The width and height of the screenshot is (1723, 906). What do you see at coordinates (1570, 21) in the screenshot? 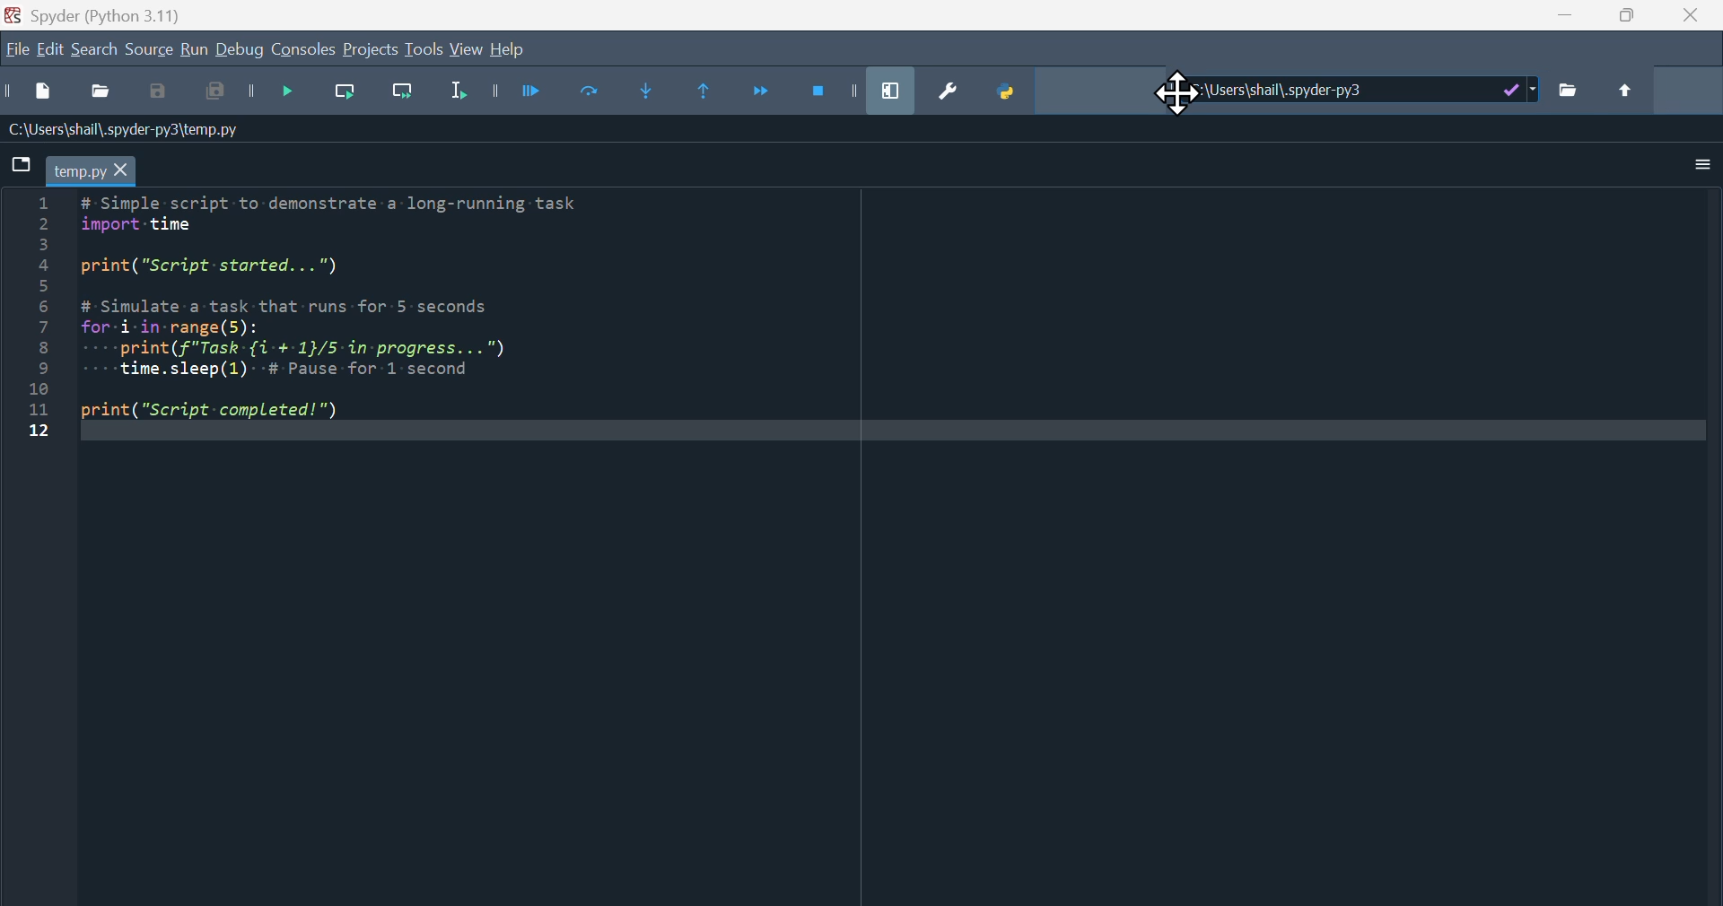
I see `minimise` at bounding box center [1570, 21].